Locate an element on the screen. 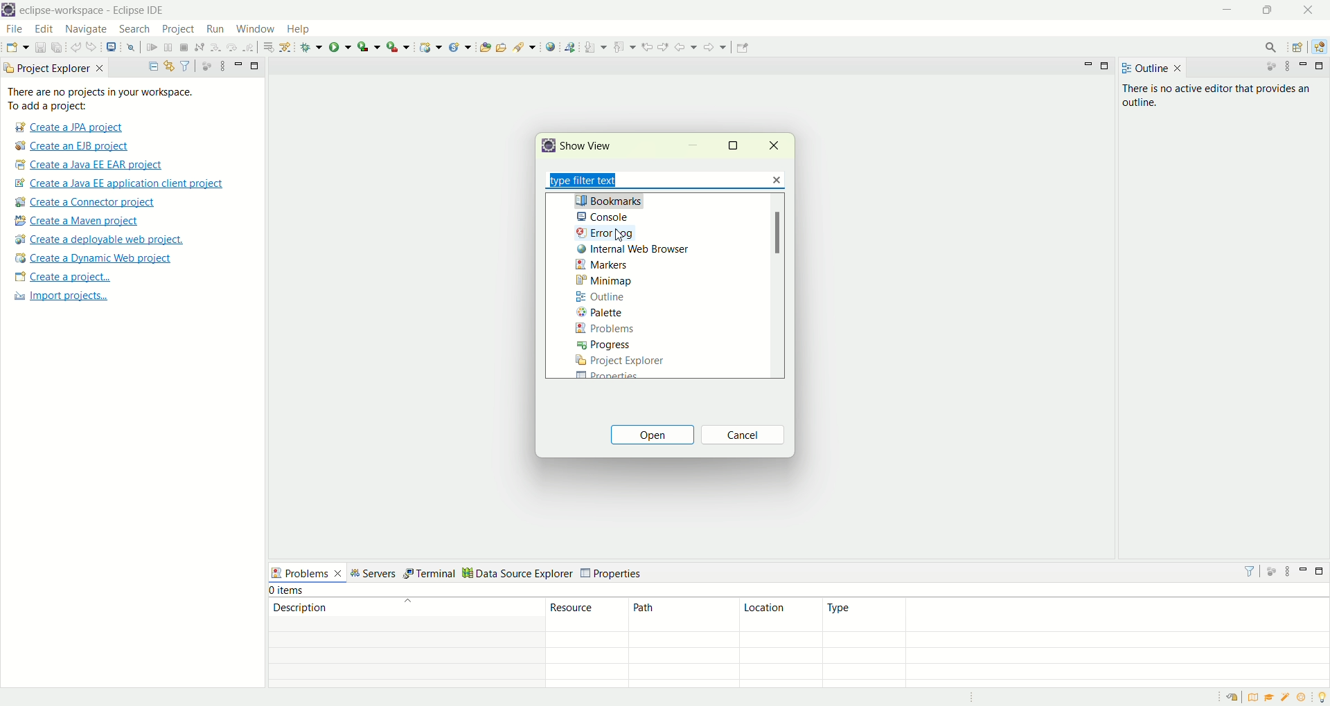 Image resolution: width=1330 pixels, height=706 pixels. resource is located at coordinates (584, 613).